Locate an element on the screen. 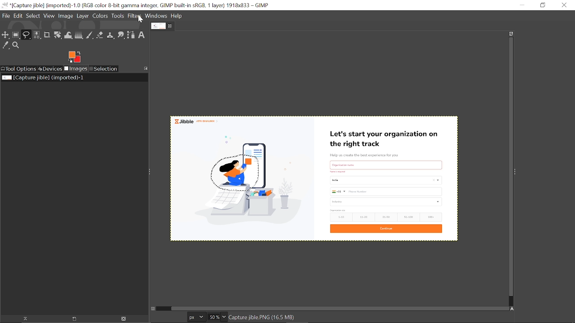 This screenshot has height=323, width=575. Close tab is located at coordinates (171, 26).